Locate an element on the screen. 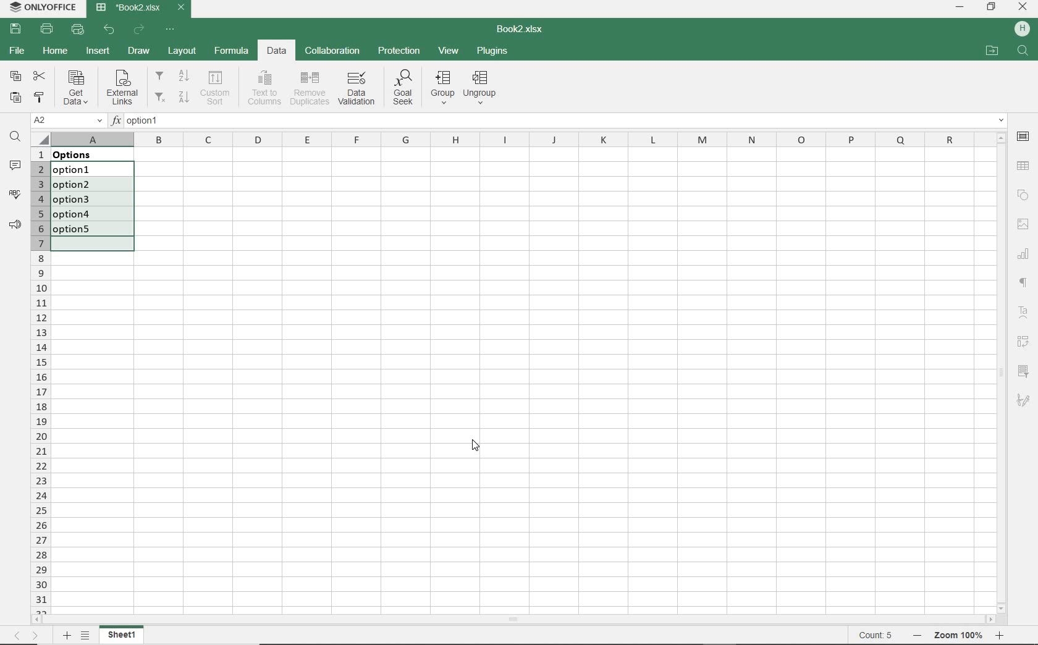  COUNT:5 is located at coordinates (876, 636).